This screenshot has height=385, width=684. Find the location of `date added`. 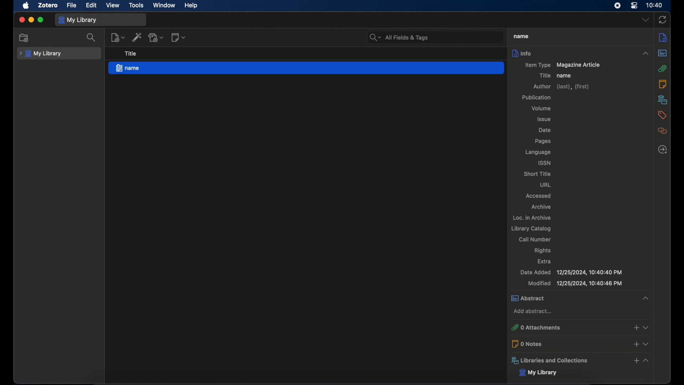

date added is located at coordinates (571, 272).